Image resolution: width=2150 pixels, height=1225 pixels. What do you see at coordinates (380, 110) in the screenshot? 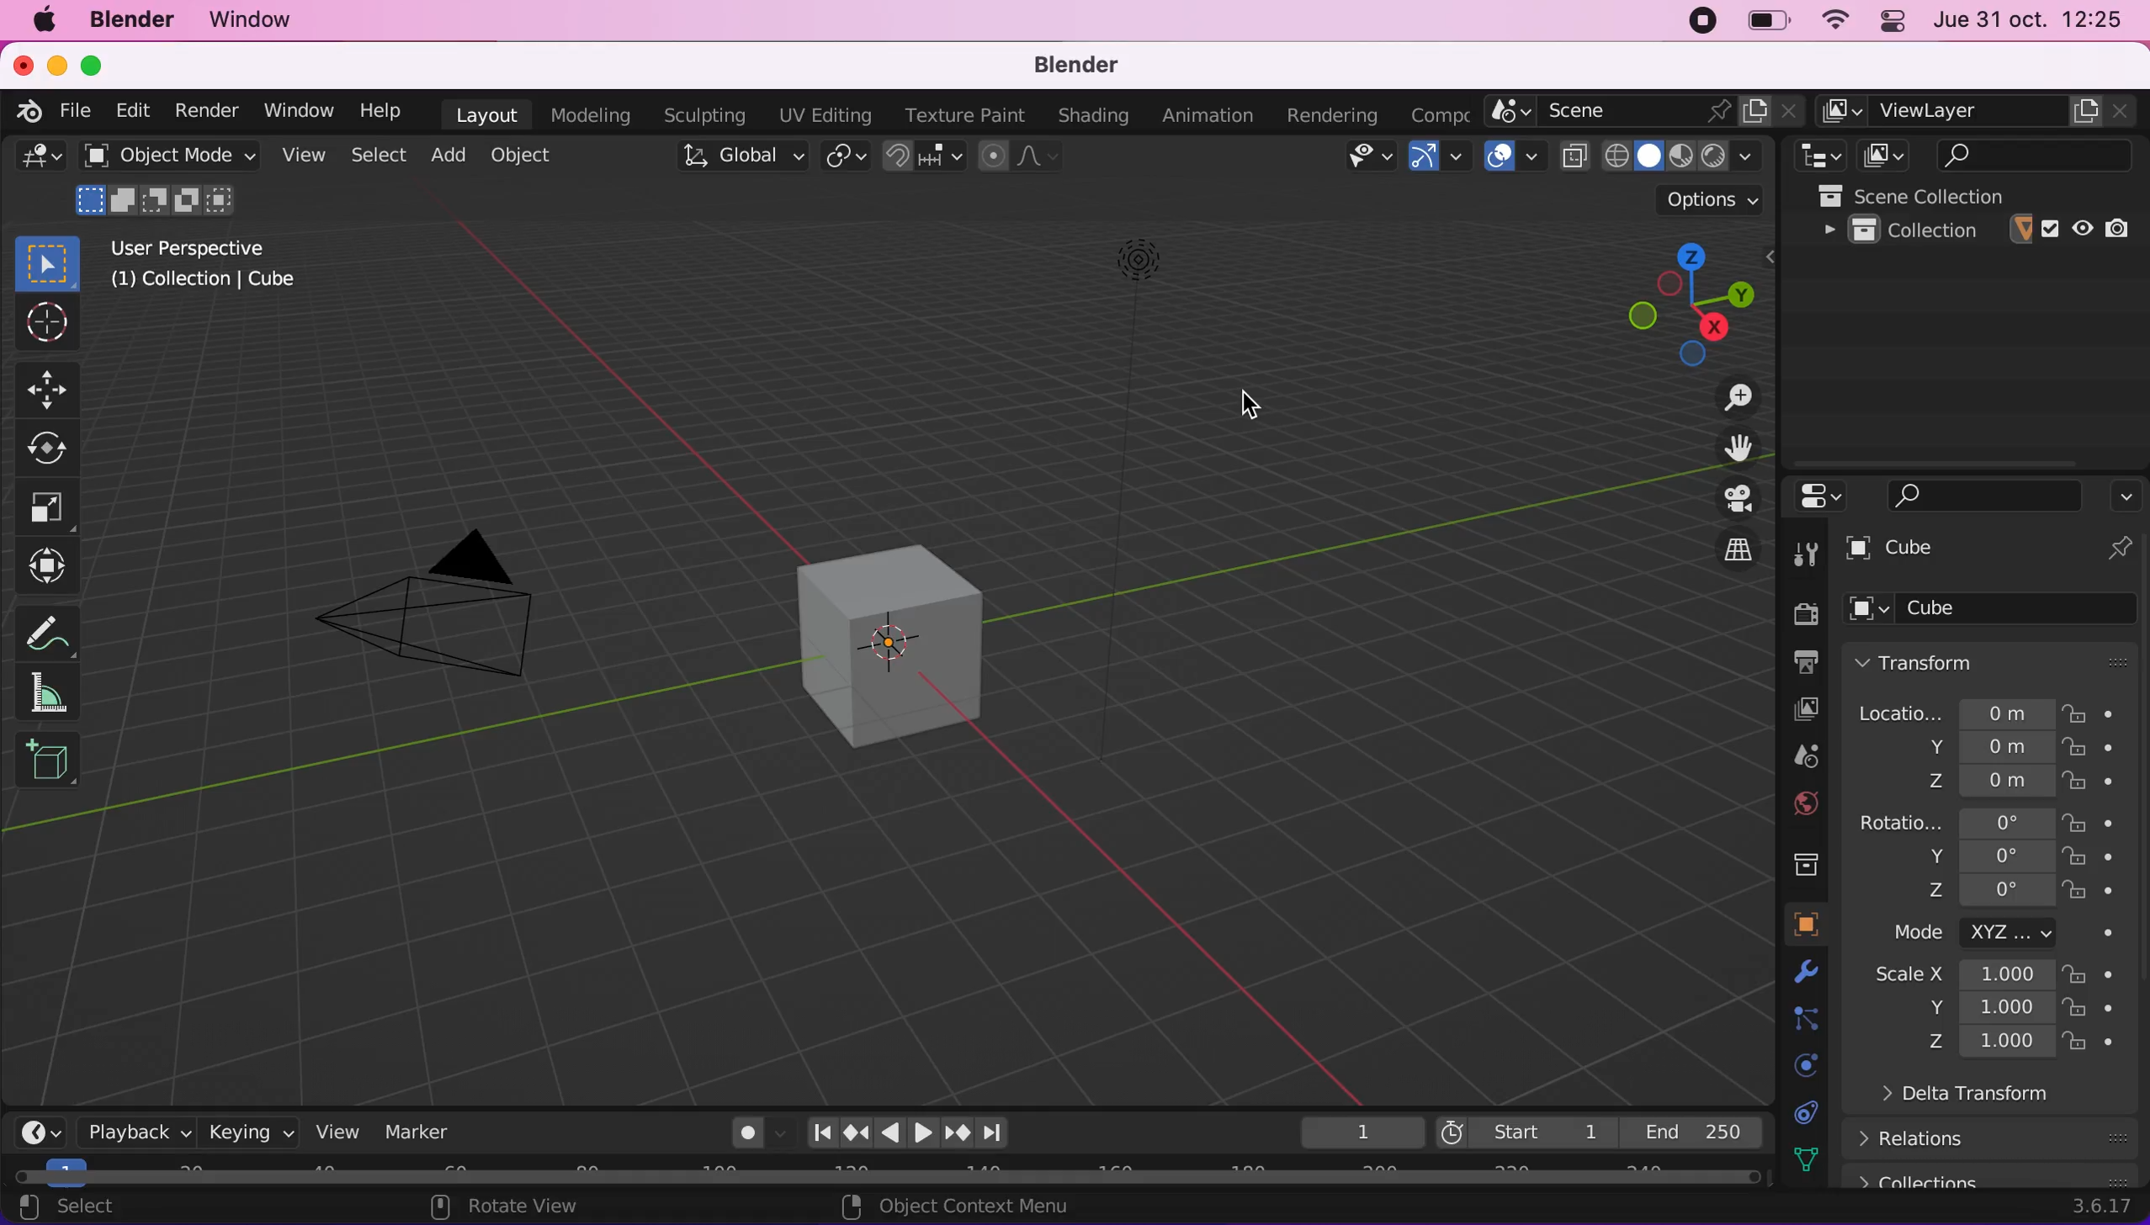
I see `help` at bounding box center [380, 110].